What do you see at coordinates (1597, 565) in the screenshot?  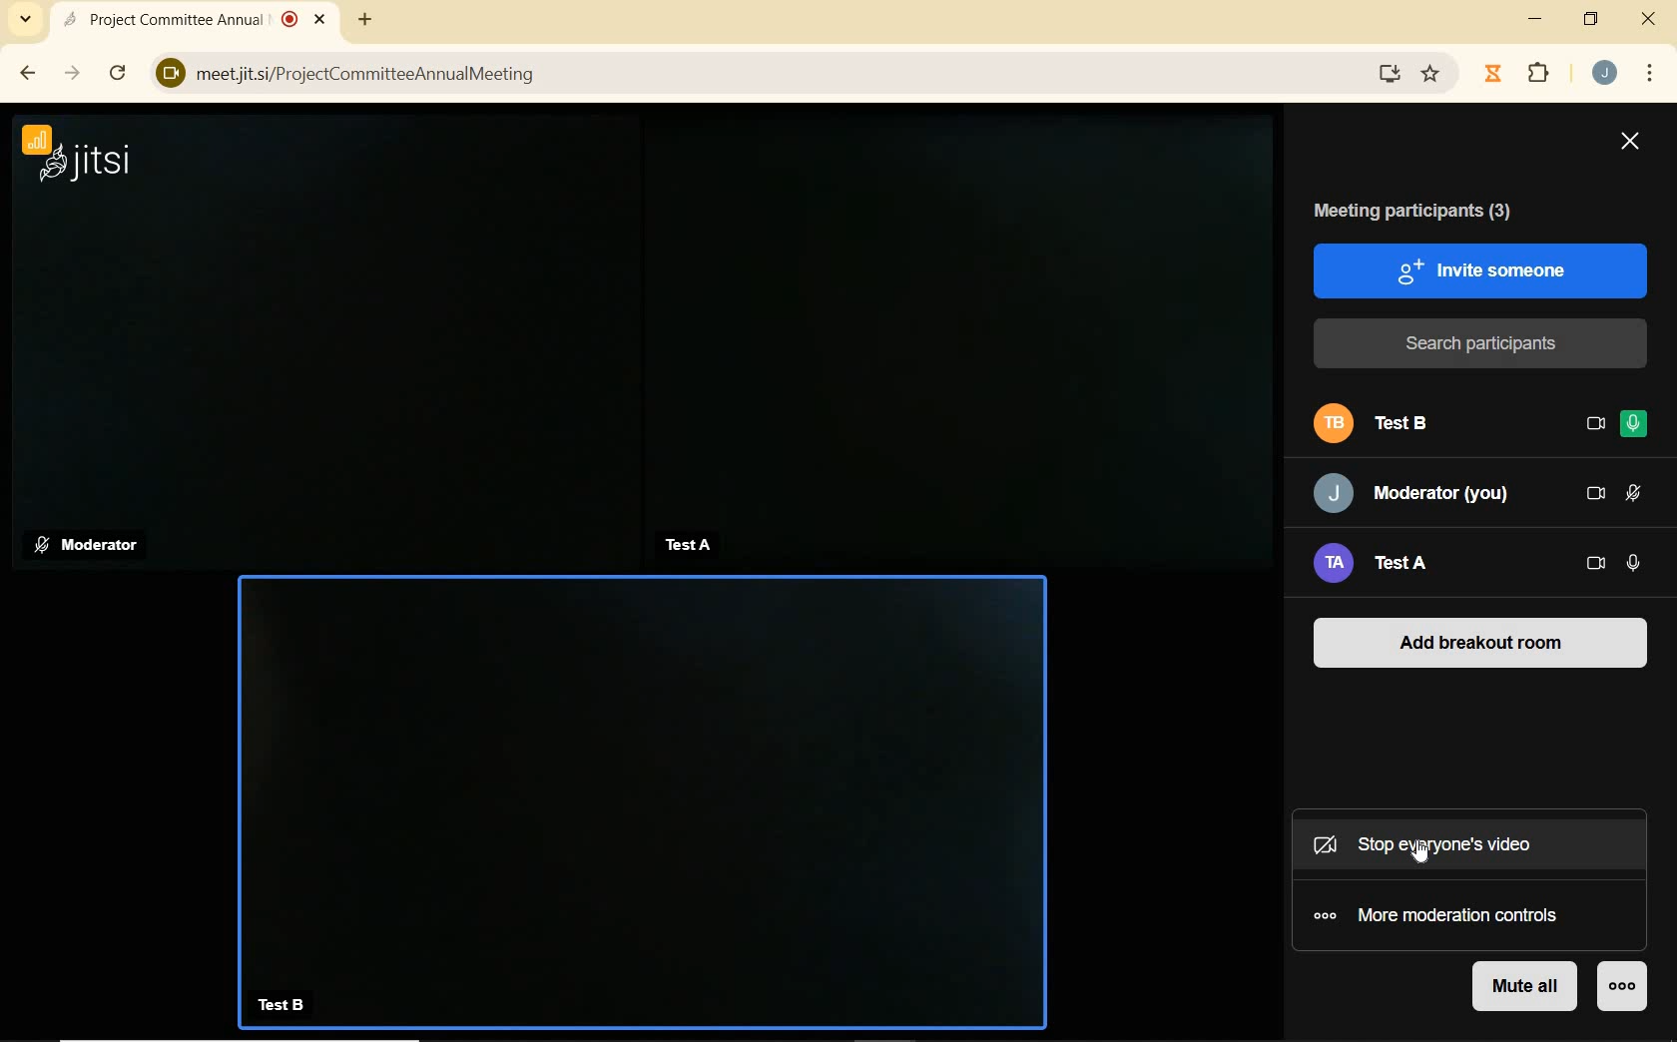 I see `CAMERA` at bounding box center [1597, 565].